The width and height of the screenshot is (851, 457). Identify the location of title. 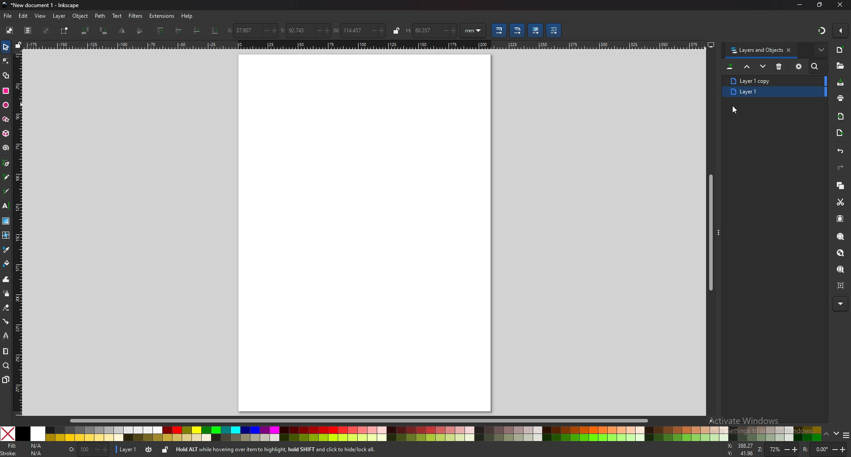
(42, 5).